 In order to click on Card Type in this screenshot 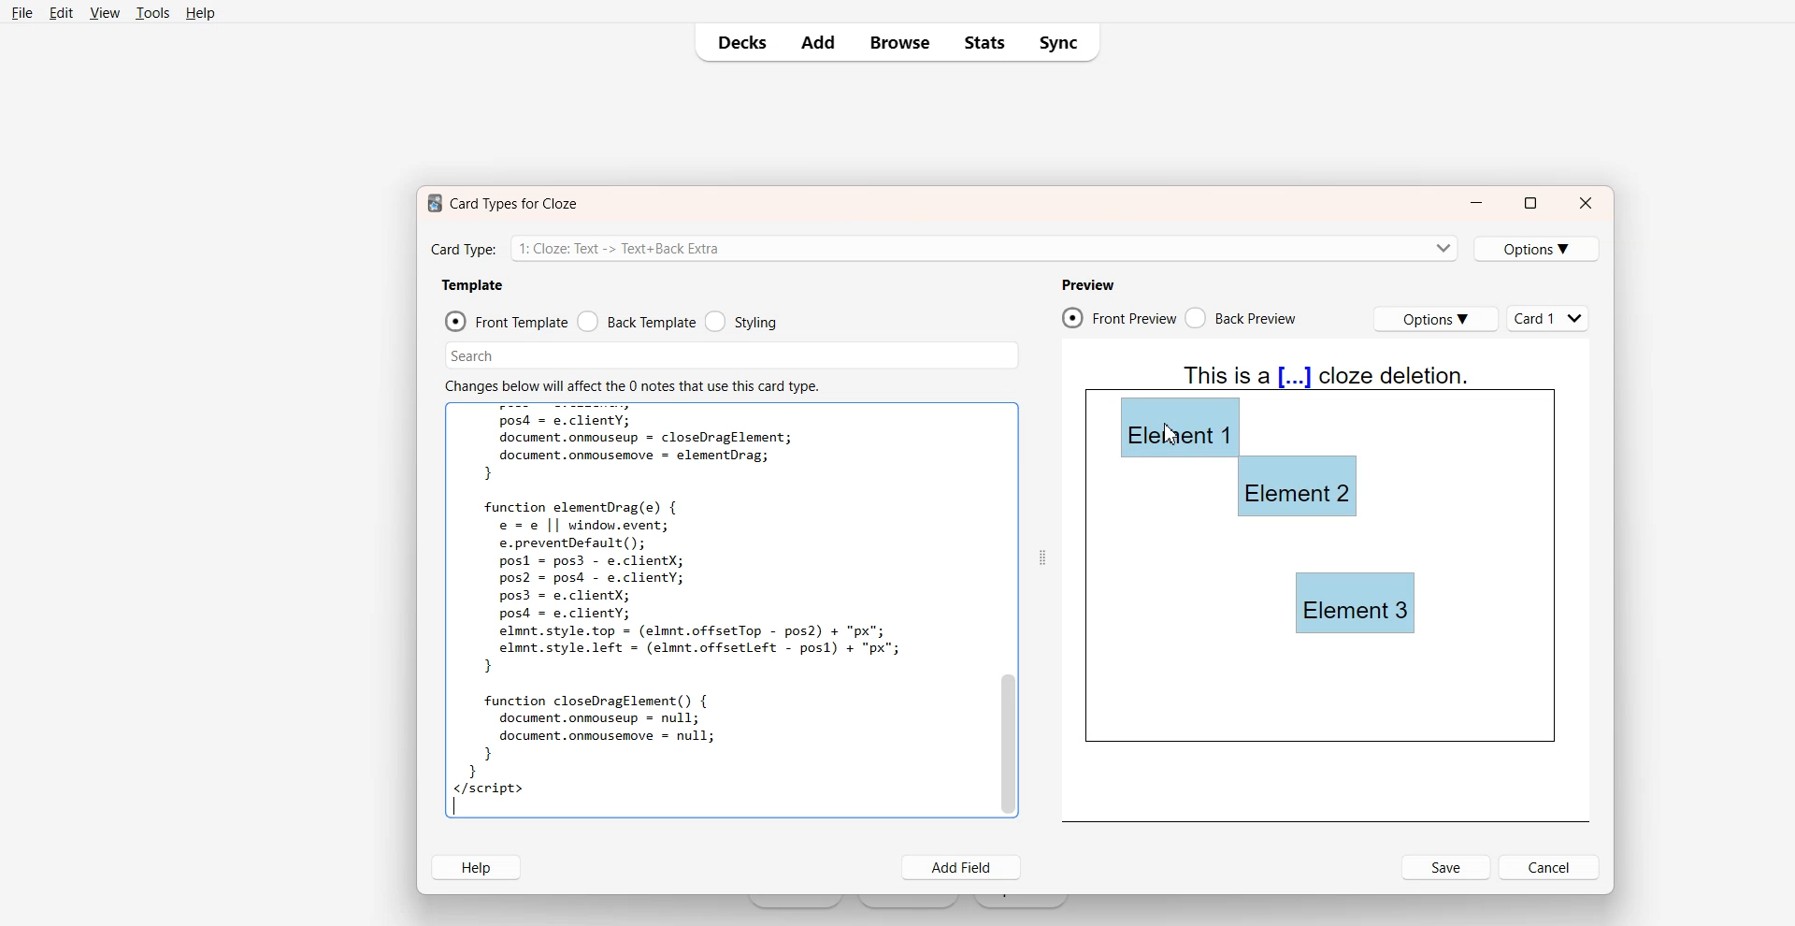, I will do `click(943, 247)`.